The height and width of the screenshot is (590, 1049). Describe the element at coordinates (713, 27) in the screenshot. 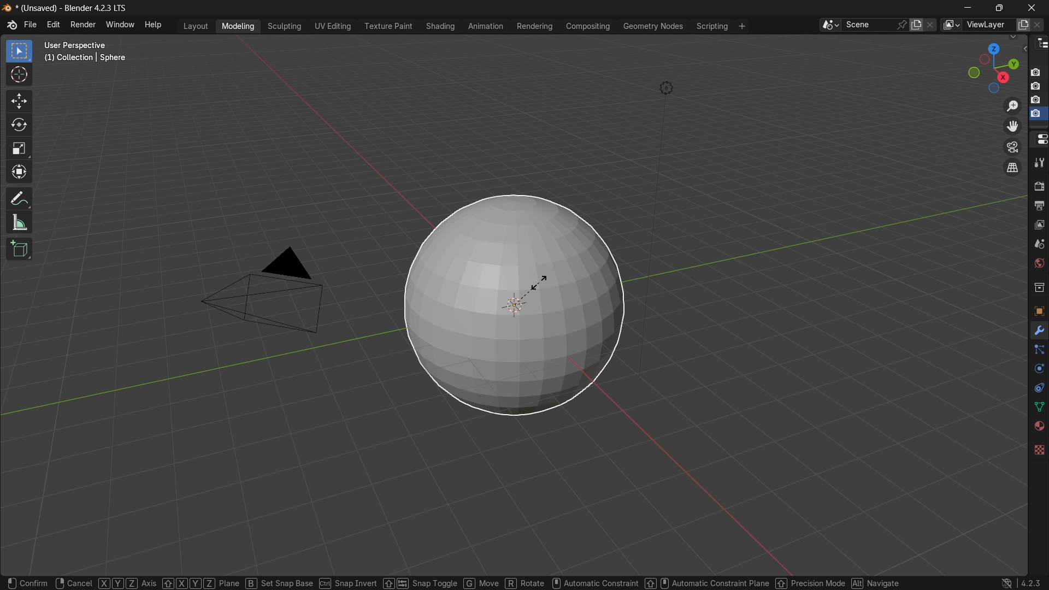

I see `scripting menu` at that location.